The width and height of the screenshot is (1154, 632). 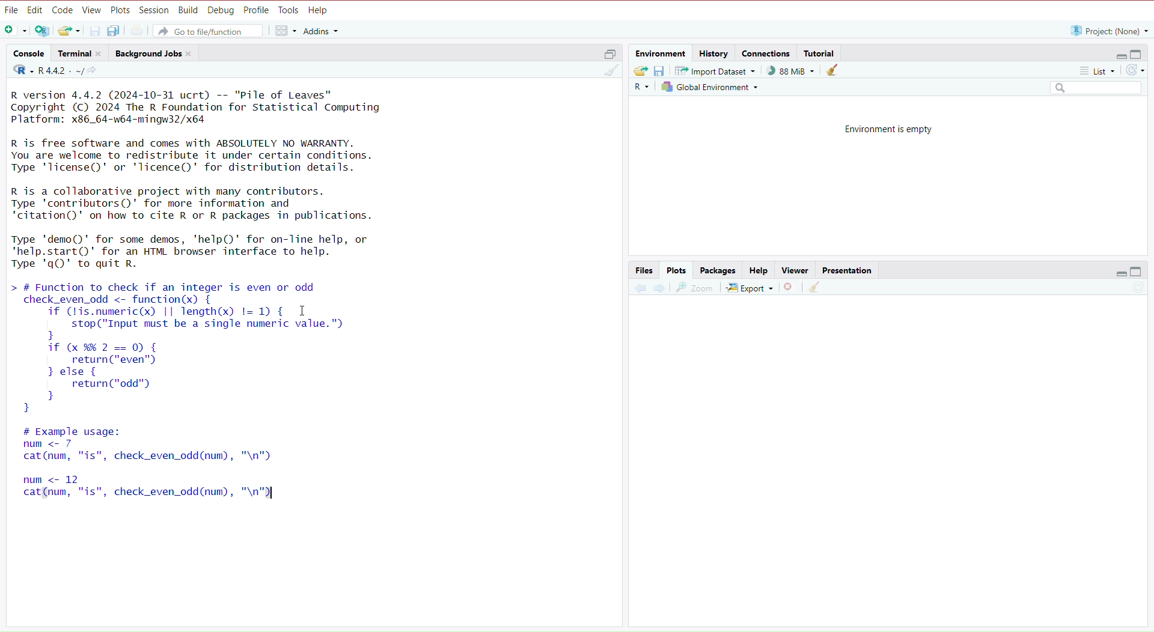 What do you see at coordinates (211, 31) in the screenshot?
I see `go to file/function` at bounding box center [211, 31].